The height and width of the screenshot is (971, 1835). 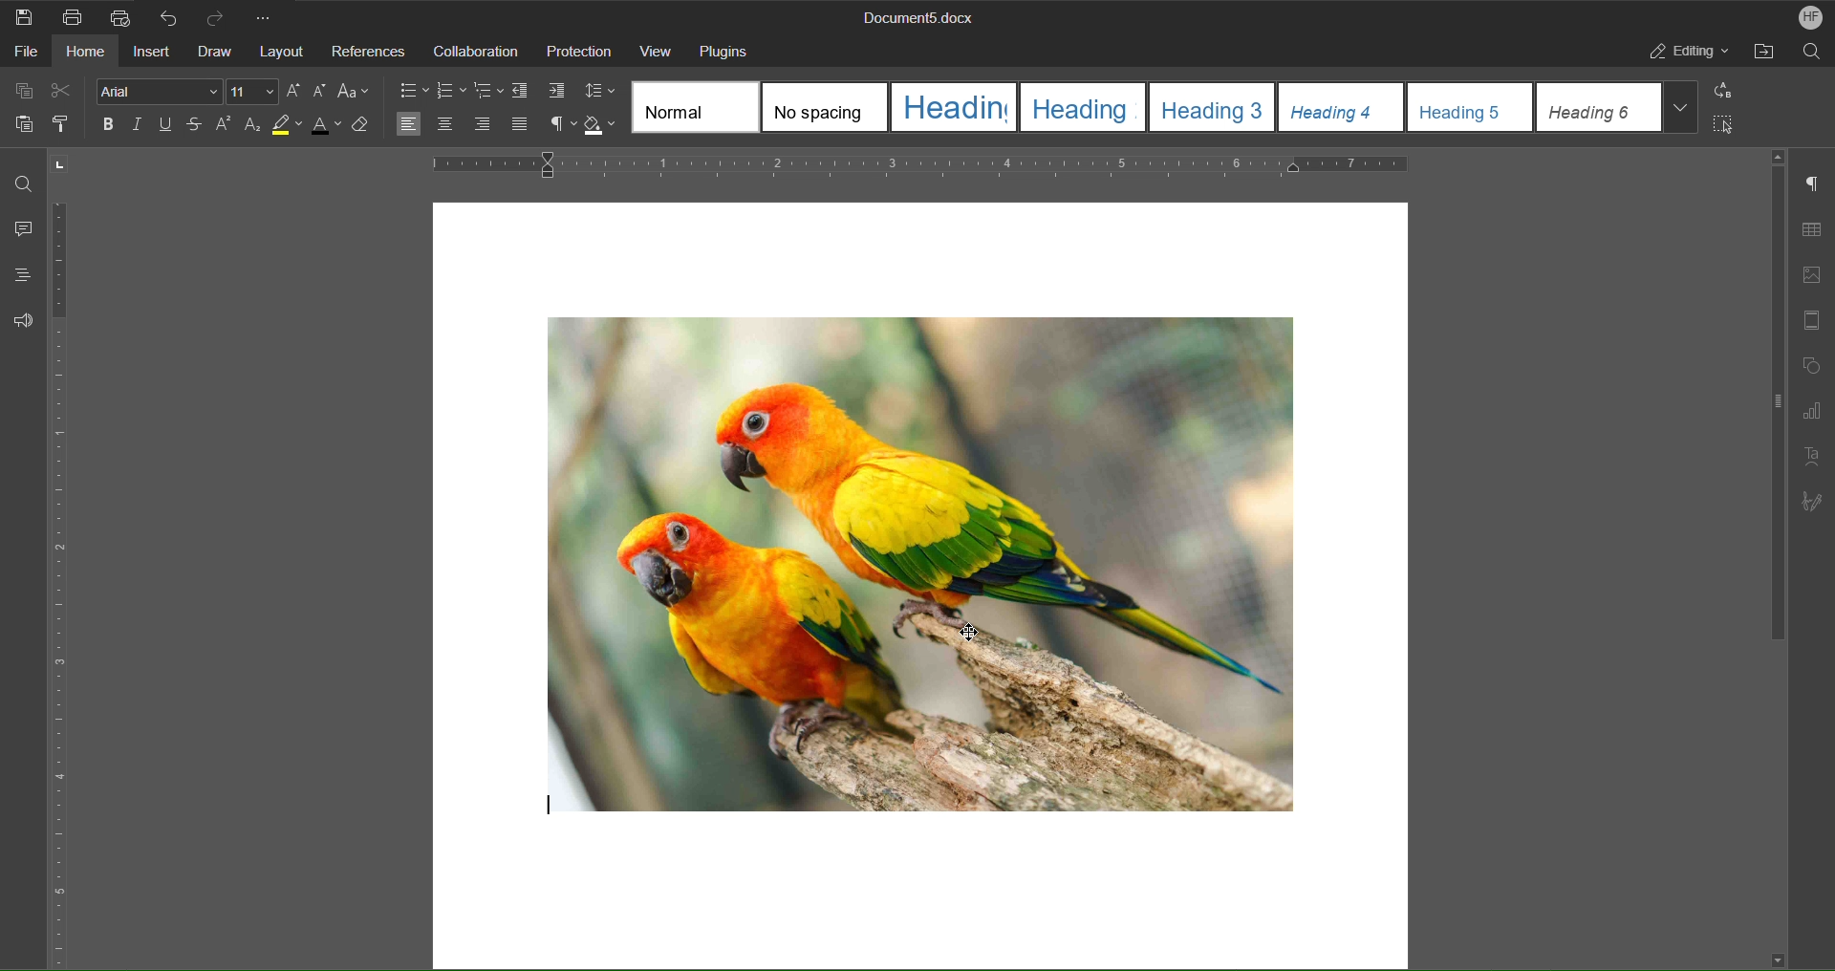 What do you see at coordinates (1804, 17) in the screenshot?
I see `Account` at bounding box center [1804, 17].